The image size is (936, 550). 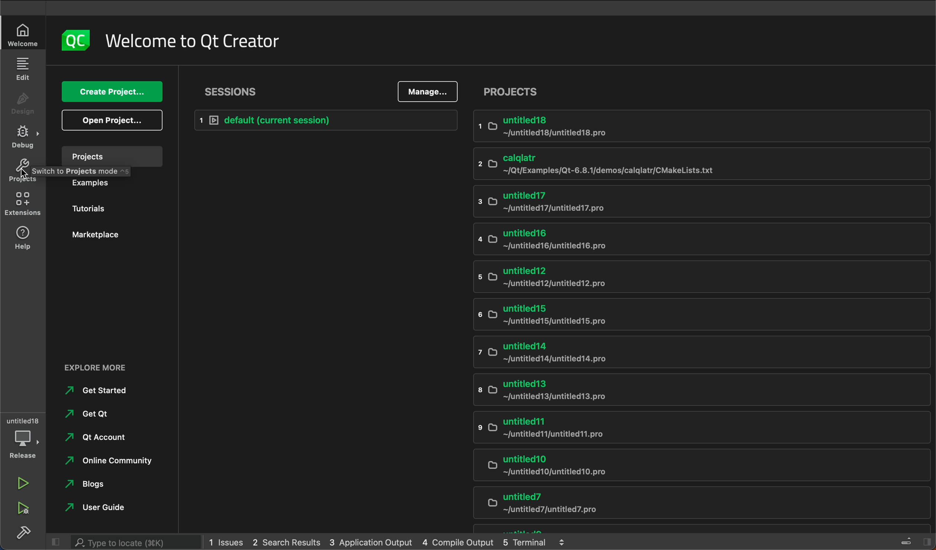 What do you see at coordinates (110, 92) in the screenshot?
I see `create project...` at bounding box center [110, 92].